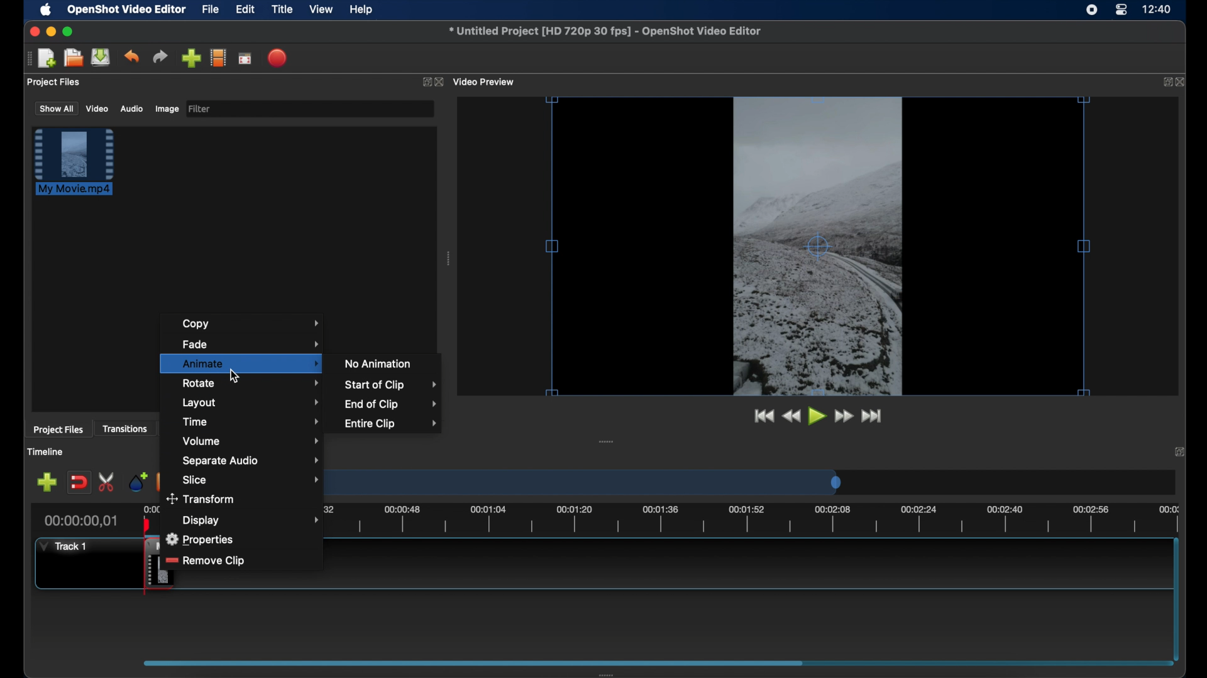 The height and width of the screenshot is (678, 1207). What do you see at coordinates (131, 56) in the screenshot?
I see `undo` at bounding box center [131, 56].